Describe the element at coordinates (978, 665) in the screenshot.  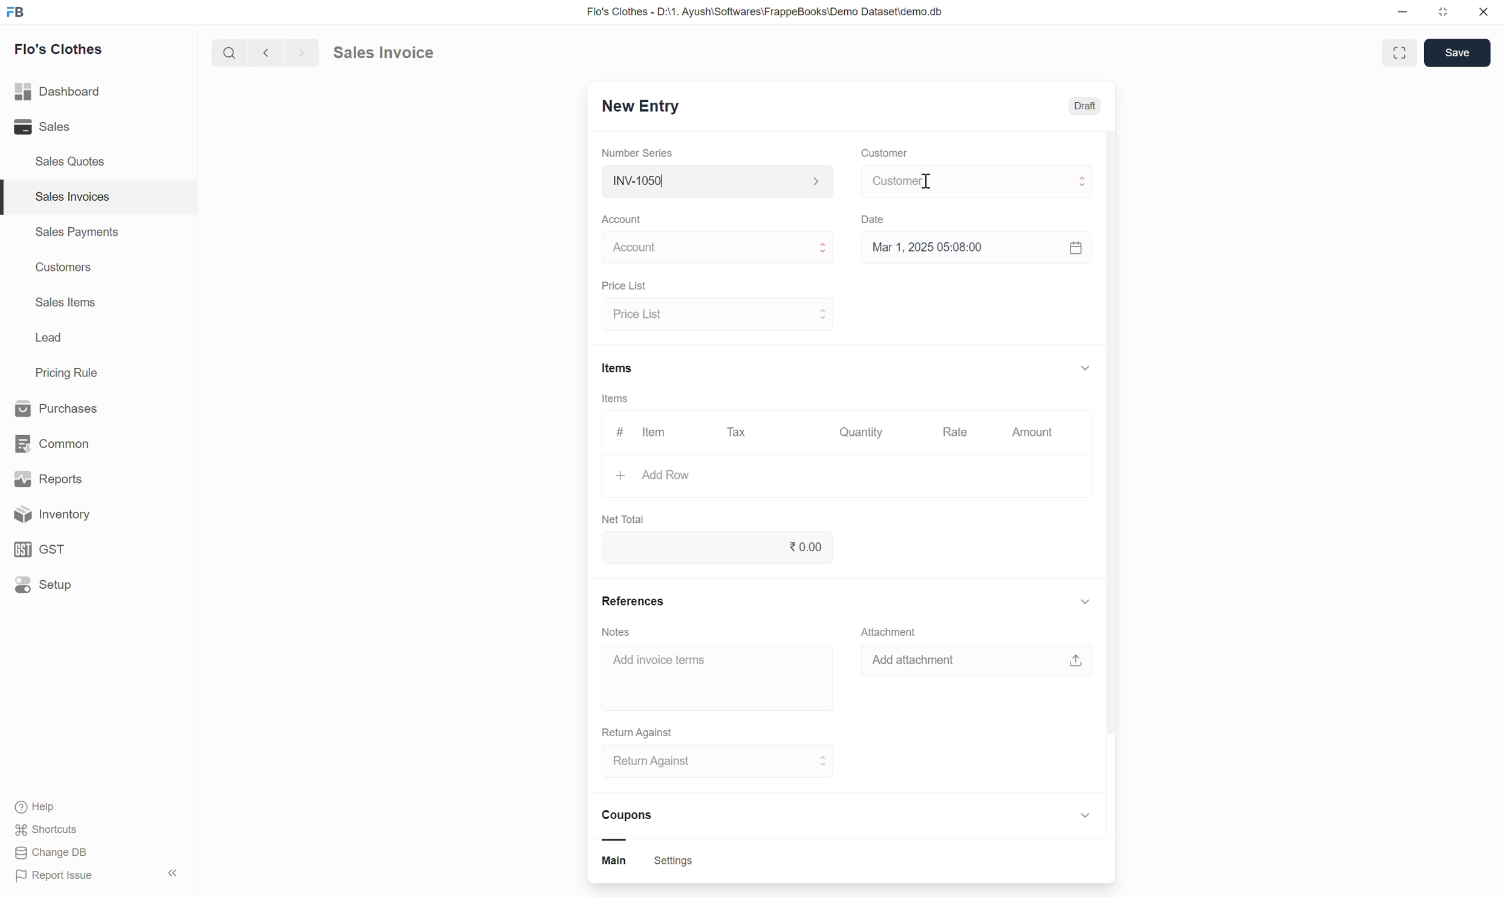
I see `add attachment ` at that location.